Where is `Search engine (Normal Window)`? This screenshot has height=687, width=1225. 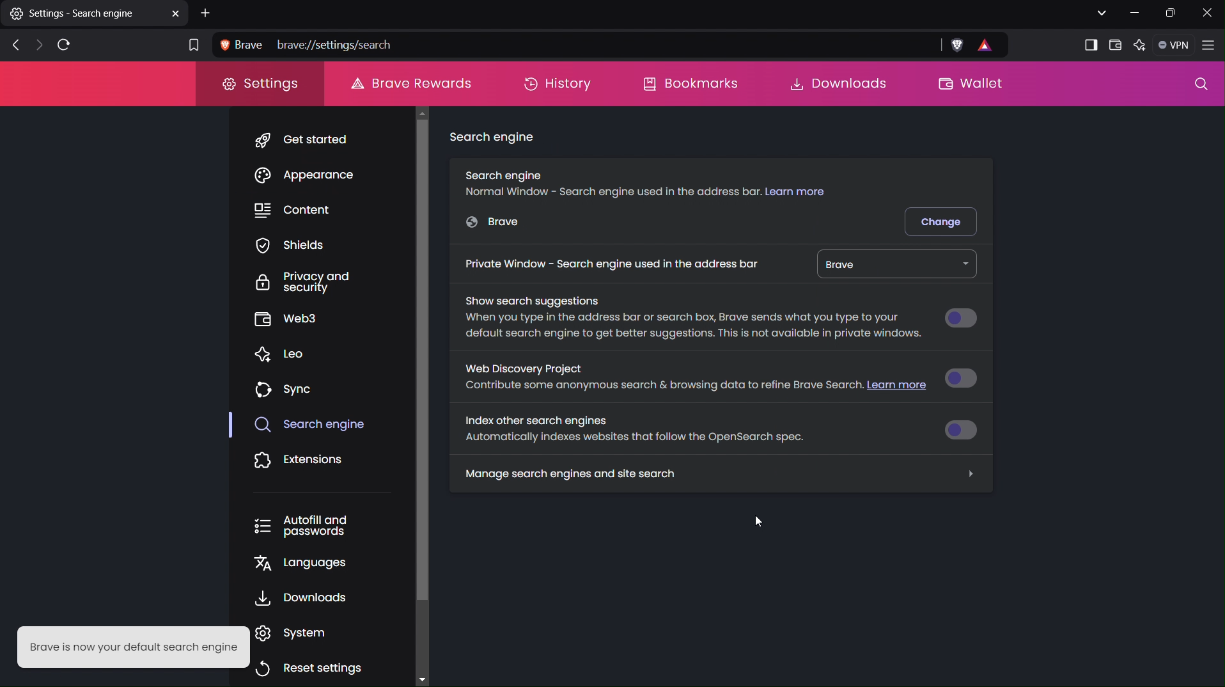 Search engine (Normal Window) is located at coordinates (649, 180).